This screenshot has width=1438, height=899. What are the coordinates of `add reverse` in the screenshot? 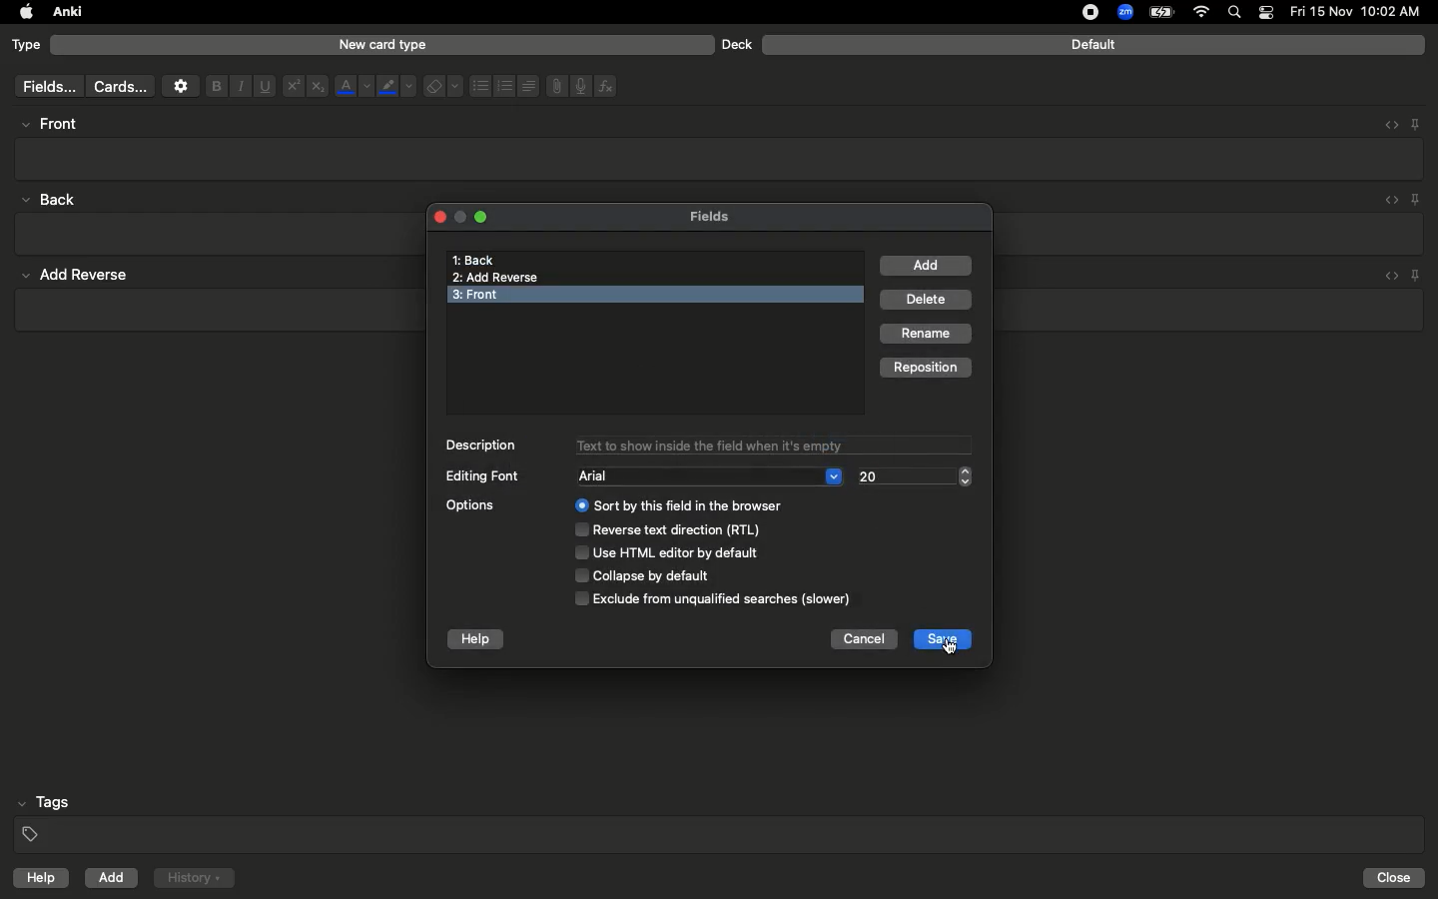 It's located at (500, 278).